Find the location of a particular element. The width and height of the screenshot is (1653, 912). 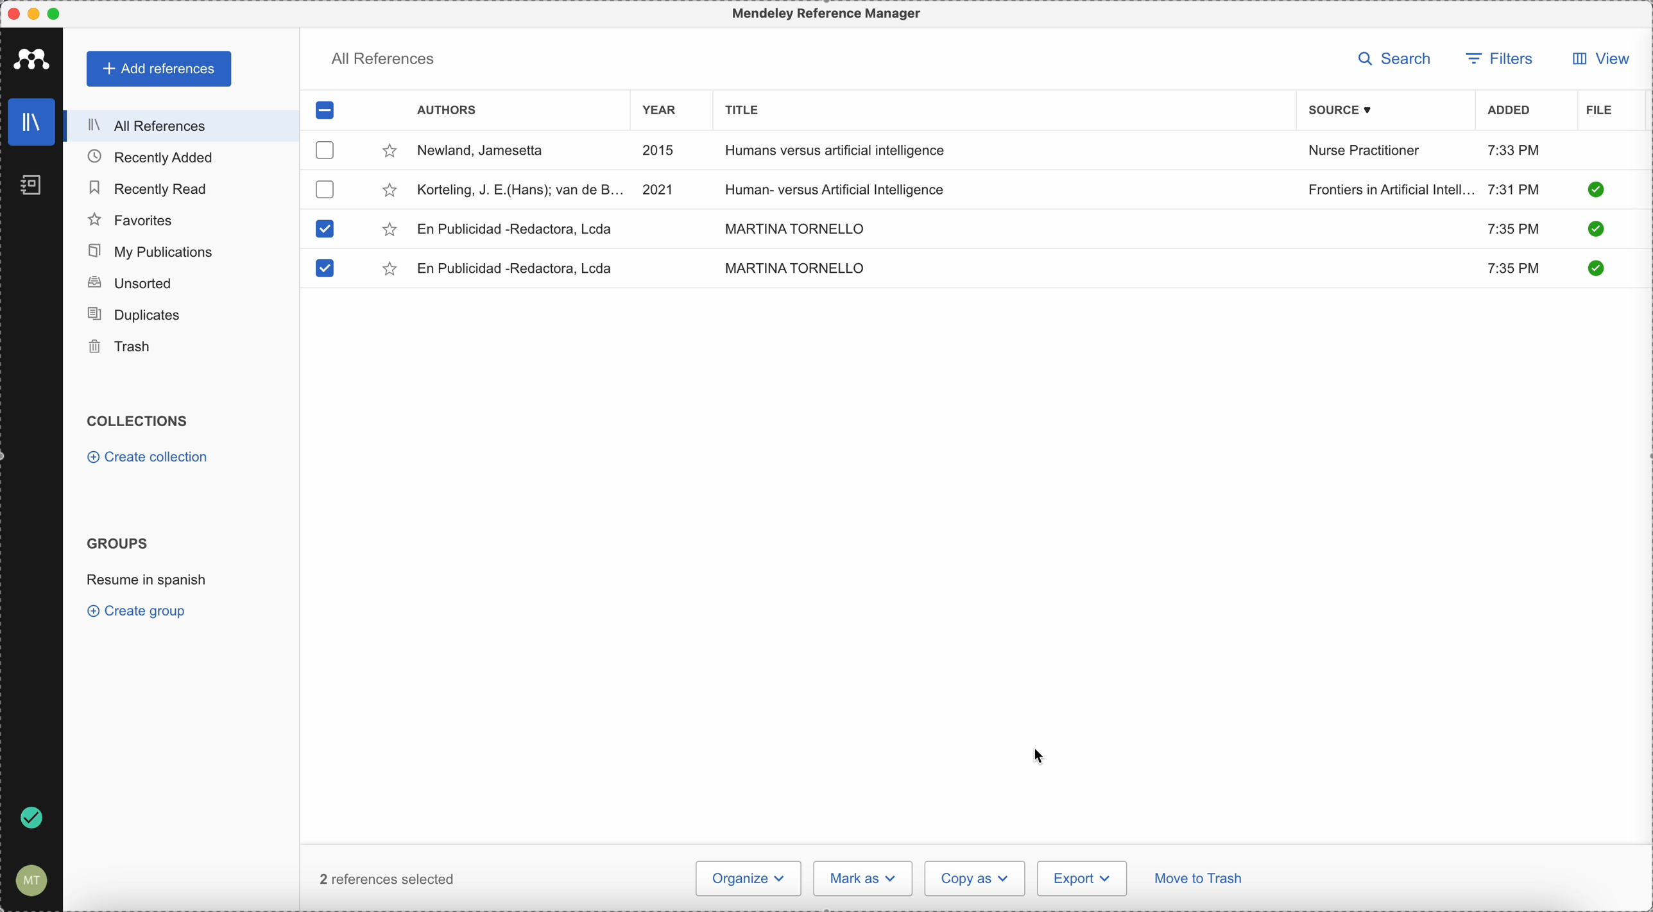

notebooks is located at coordinates (33, 189).